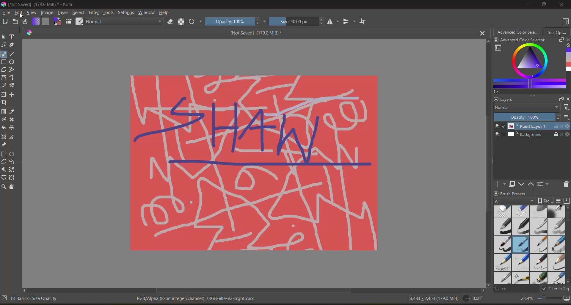 This screenshot has height=305, width=571. Describe the element at coordinates (567, 218) in the screenshot. I see `vertical scroll bar` at that location.